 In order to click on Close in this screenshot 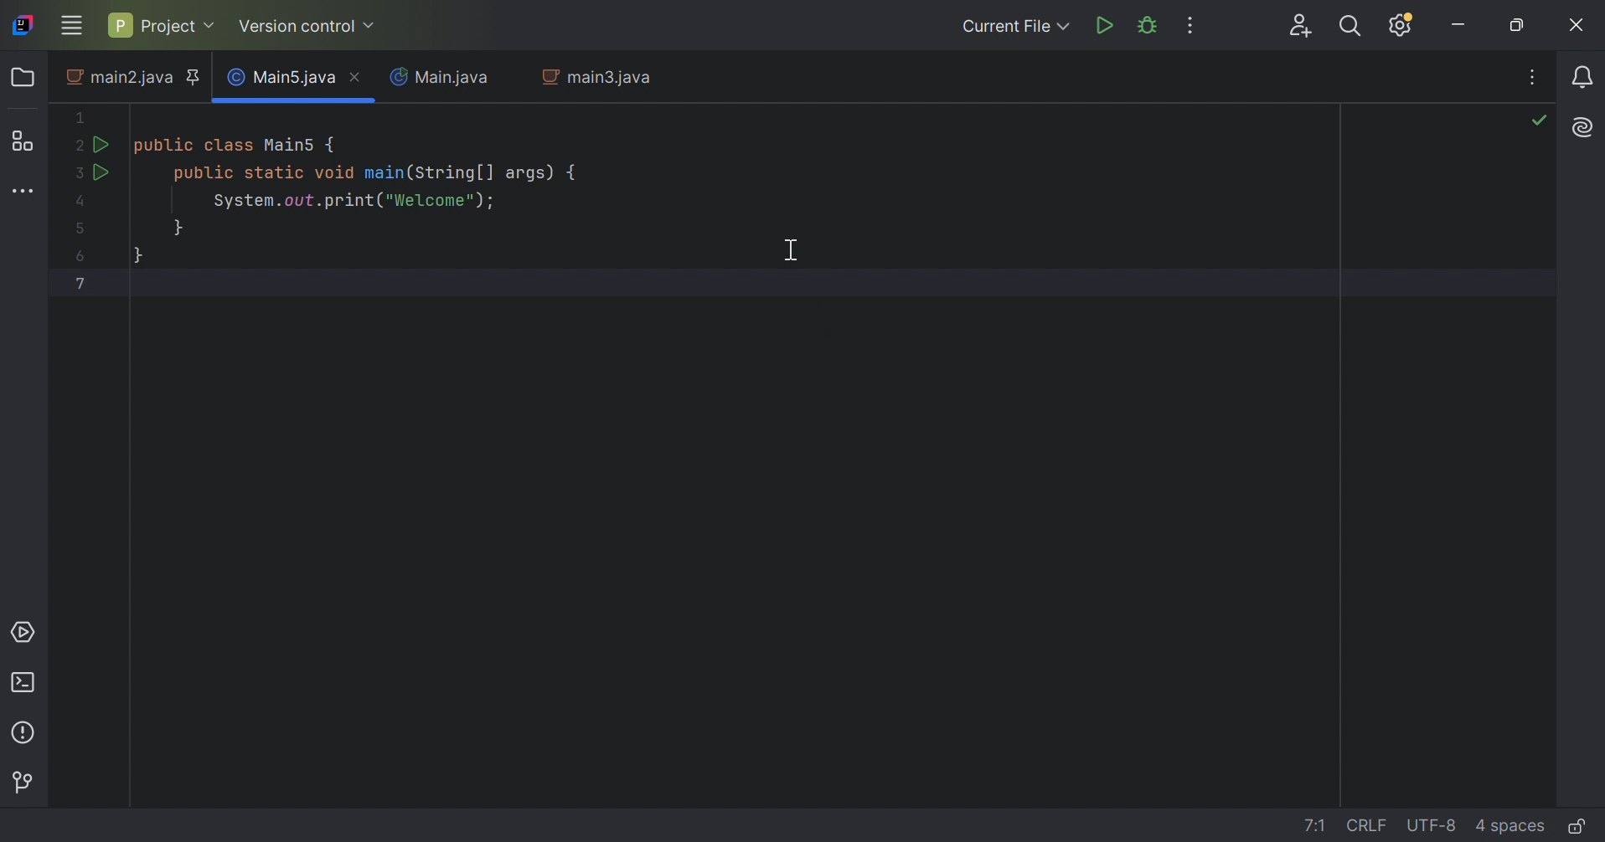, I will do `click(671, 78)`.